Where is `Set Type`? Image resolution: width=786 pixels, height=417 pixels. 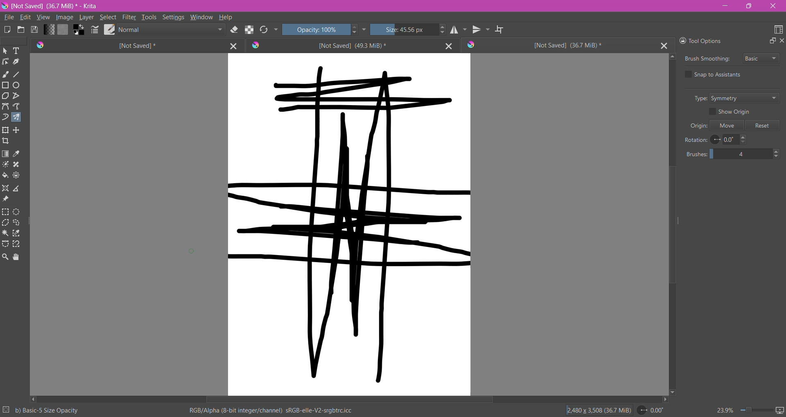 Set Type is located at coordinates (748, 99).